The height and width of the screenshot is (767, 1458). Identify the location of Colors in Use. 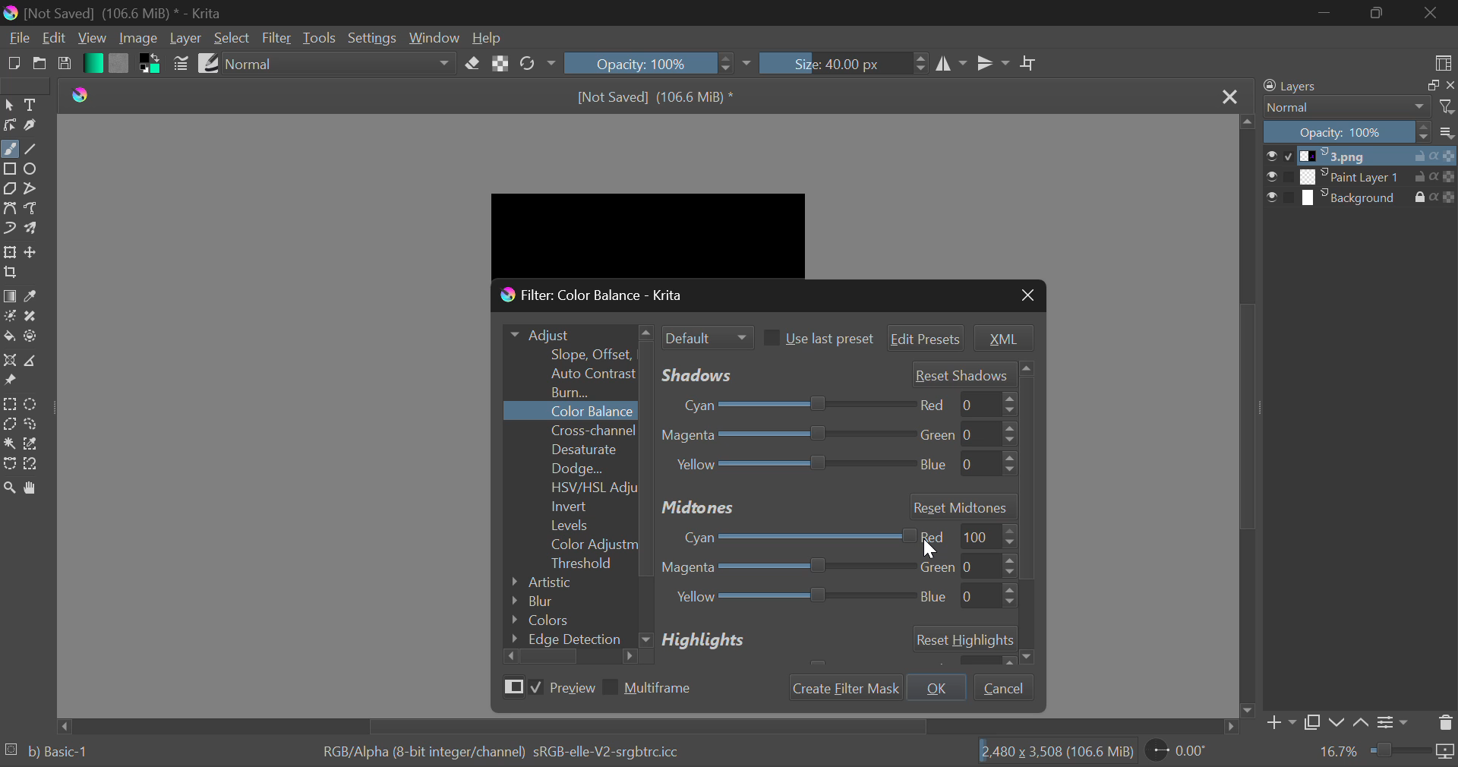
(150, 62).